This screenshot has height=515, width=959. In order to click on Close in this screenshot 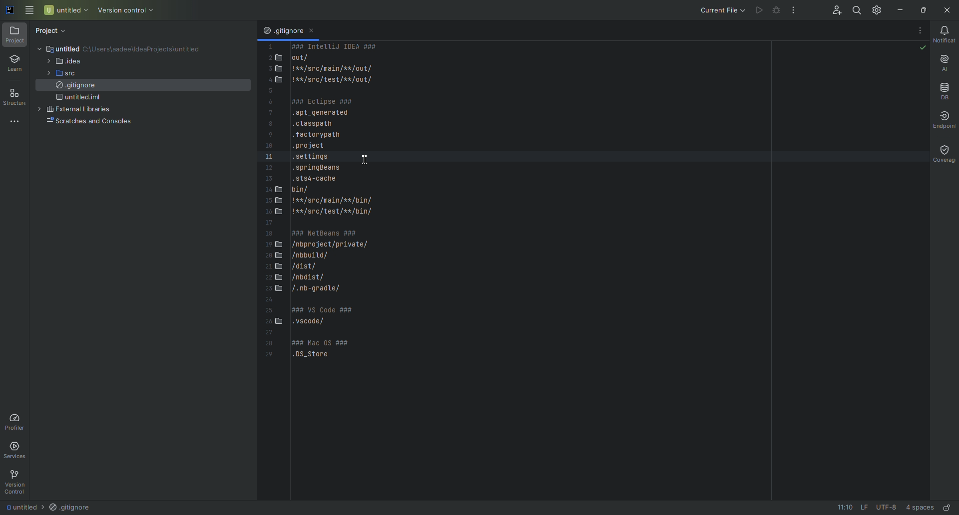, I will do `click(315, 32)`.